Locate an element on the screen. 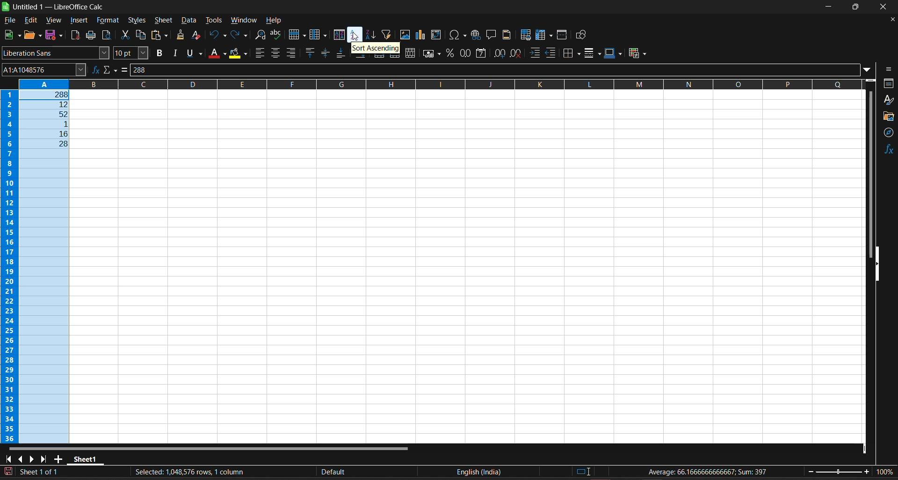 Image resolution: width=898 pixels, height=480 pixels. delete decimal place is located at coordinates (518, 53).